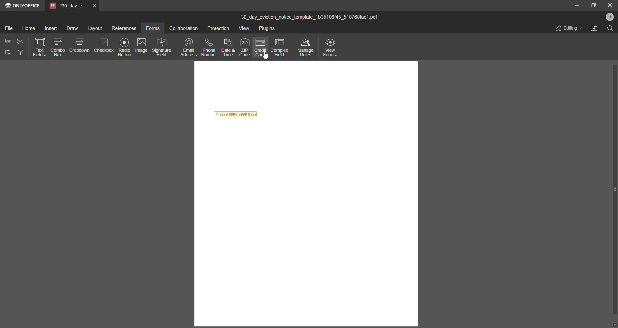  I want to click on Cursor, so click(264, 57).